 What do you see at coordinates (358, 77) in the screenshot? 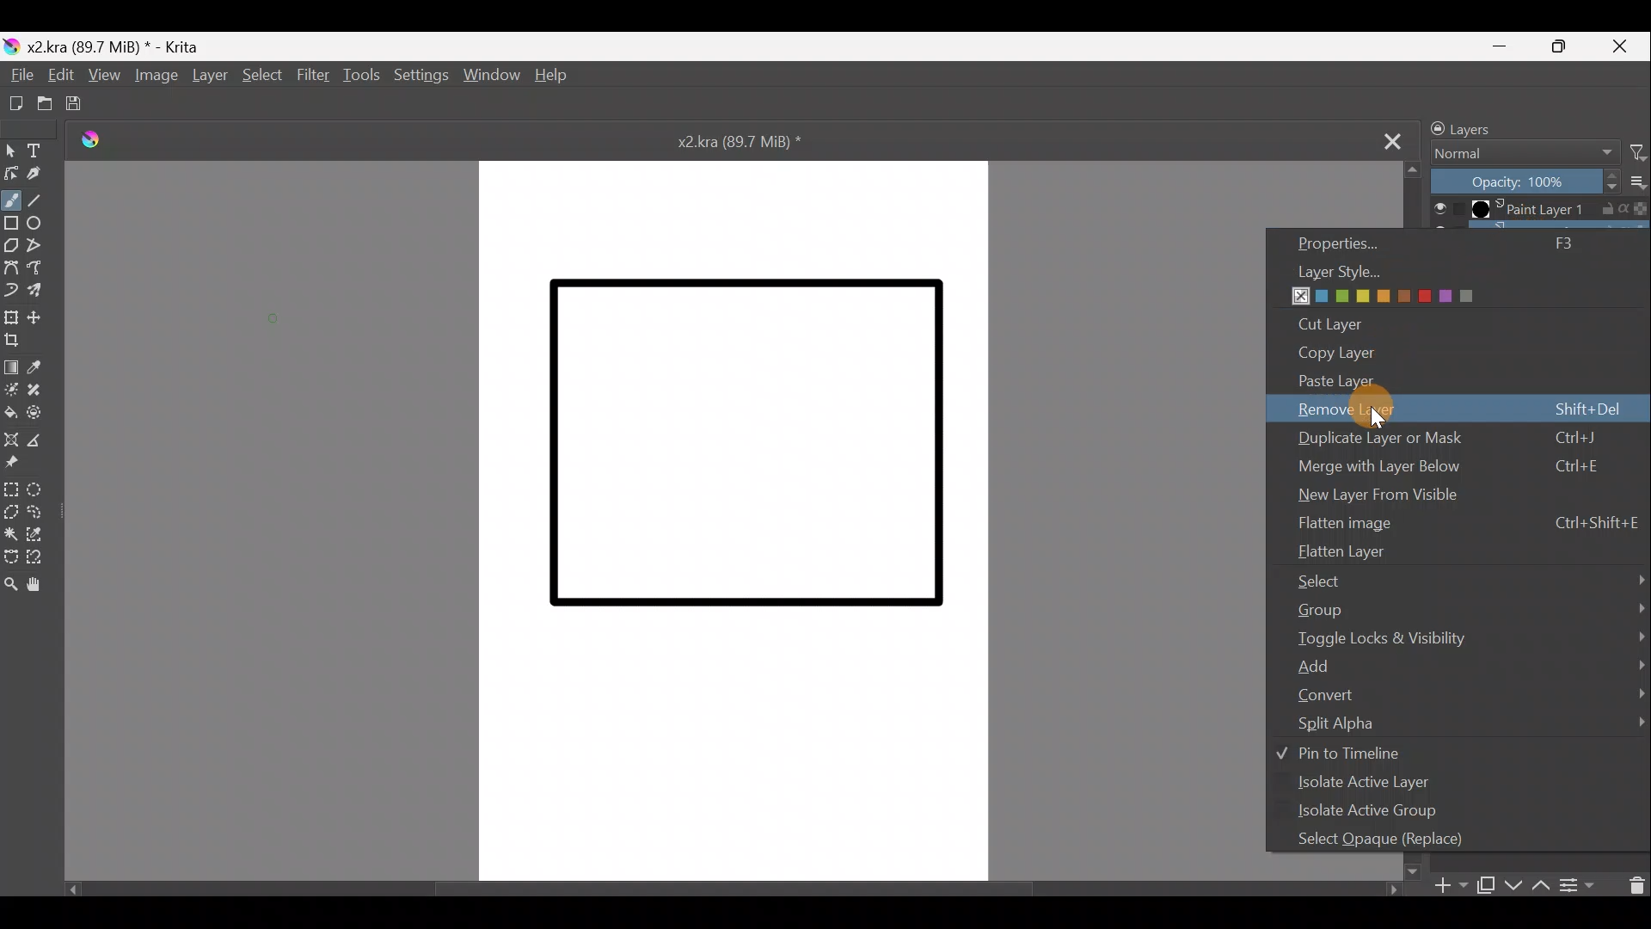
I see `Tools` at bounding box center [358, 77].